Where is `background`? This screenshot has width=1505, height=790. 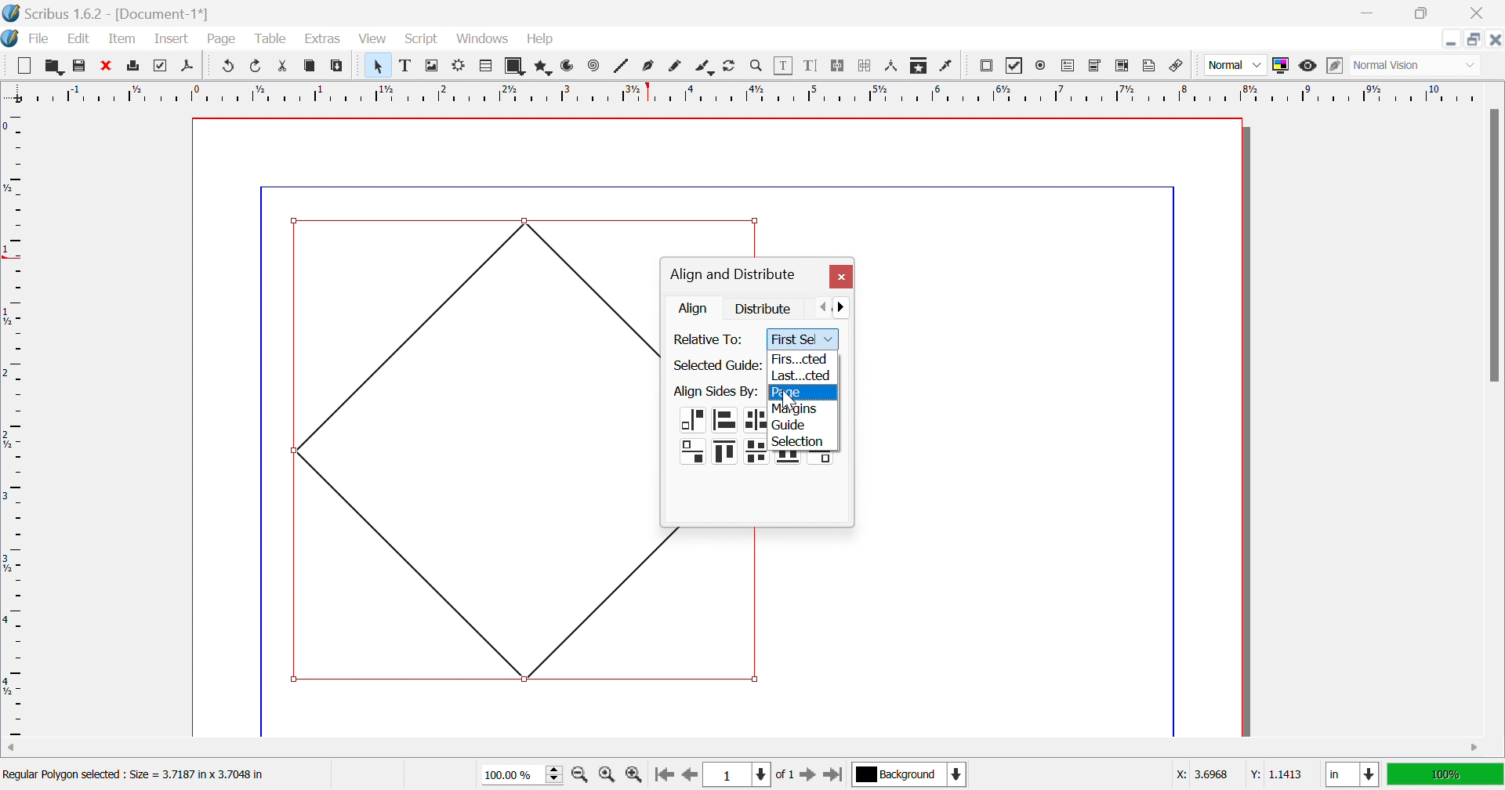 background is located at coordinates (911, 774).